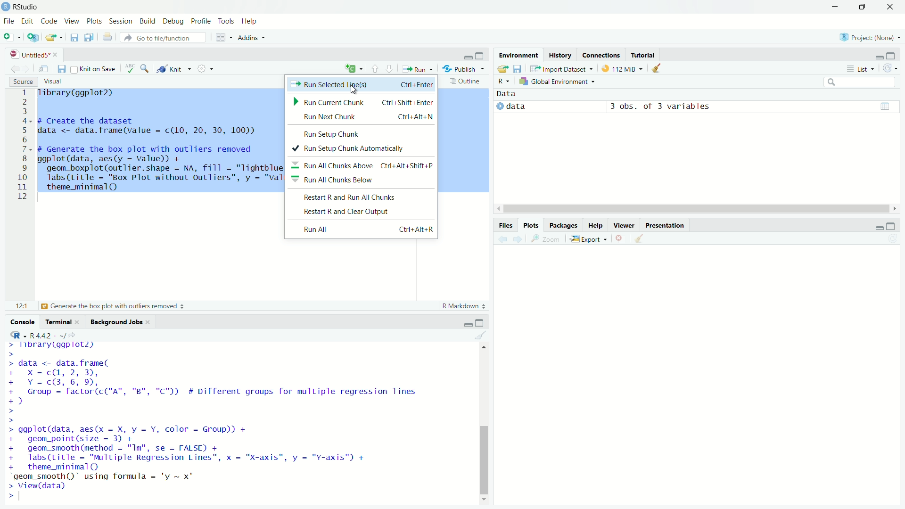  I want to click on © List, so click(861, 68).